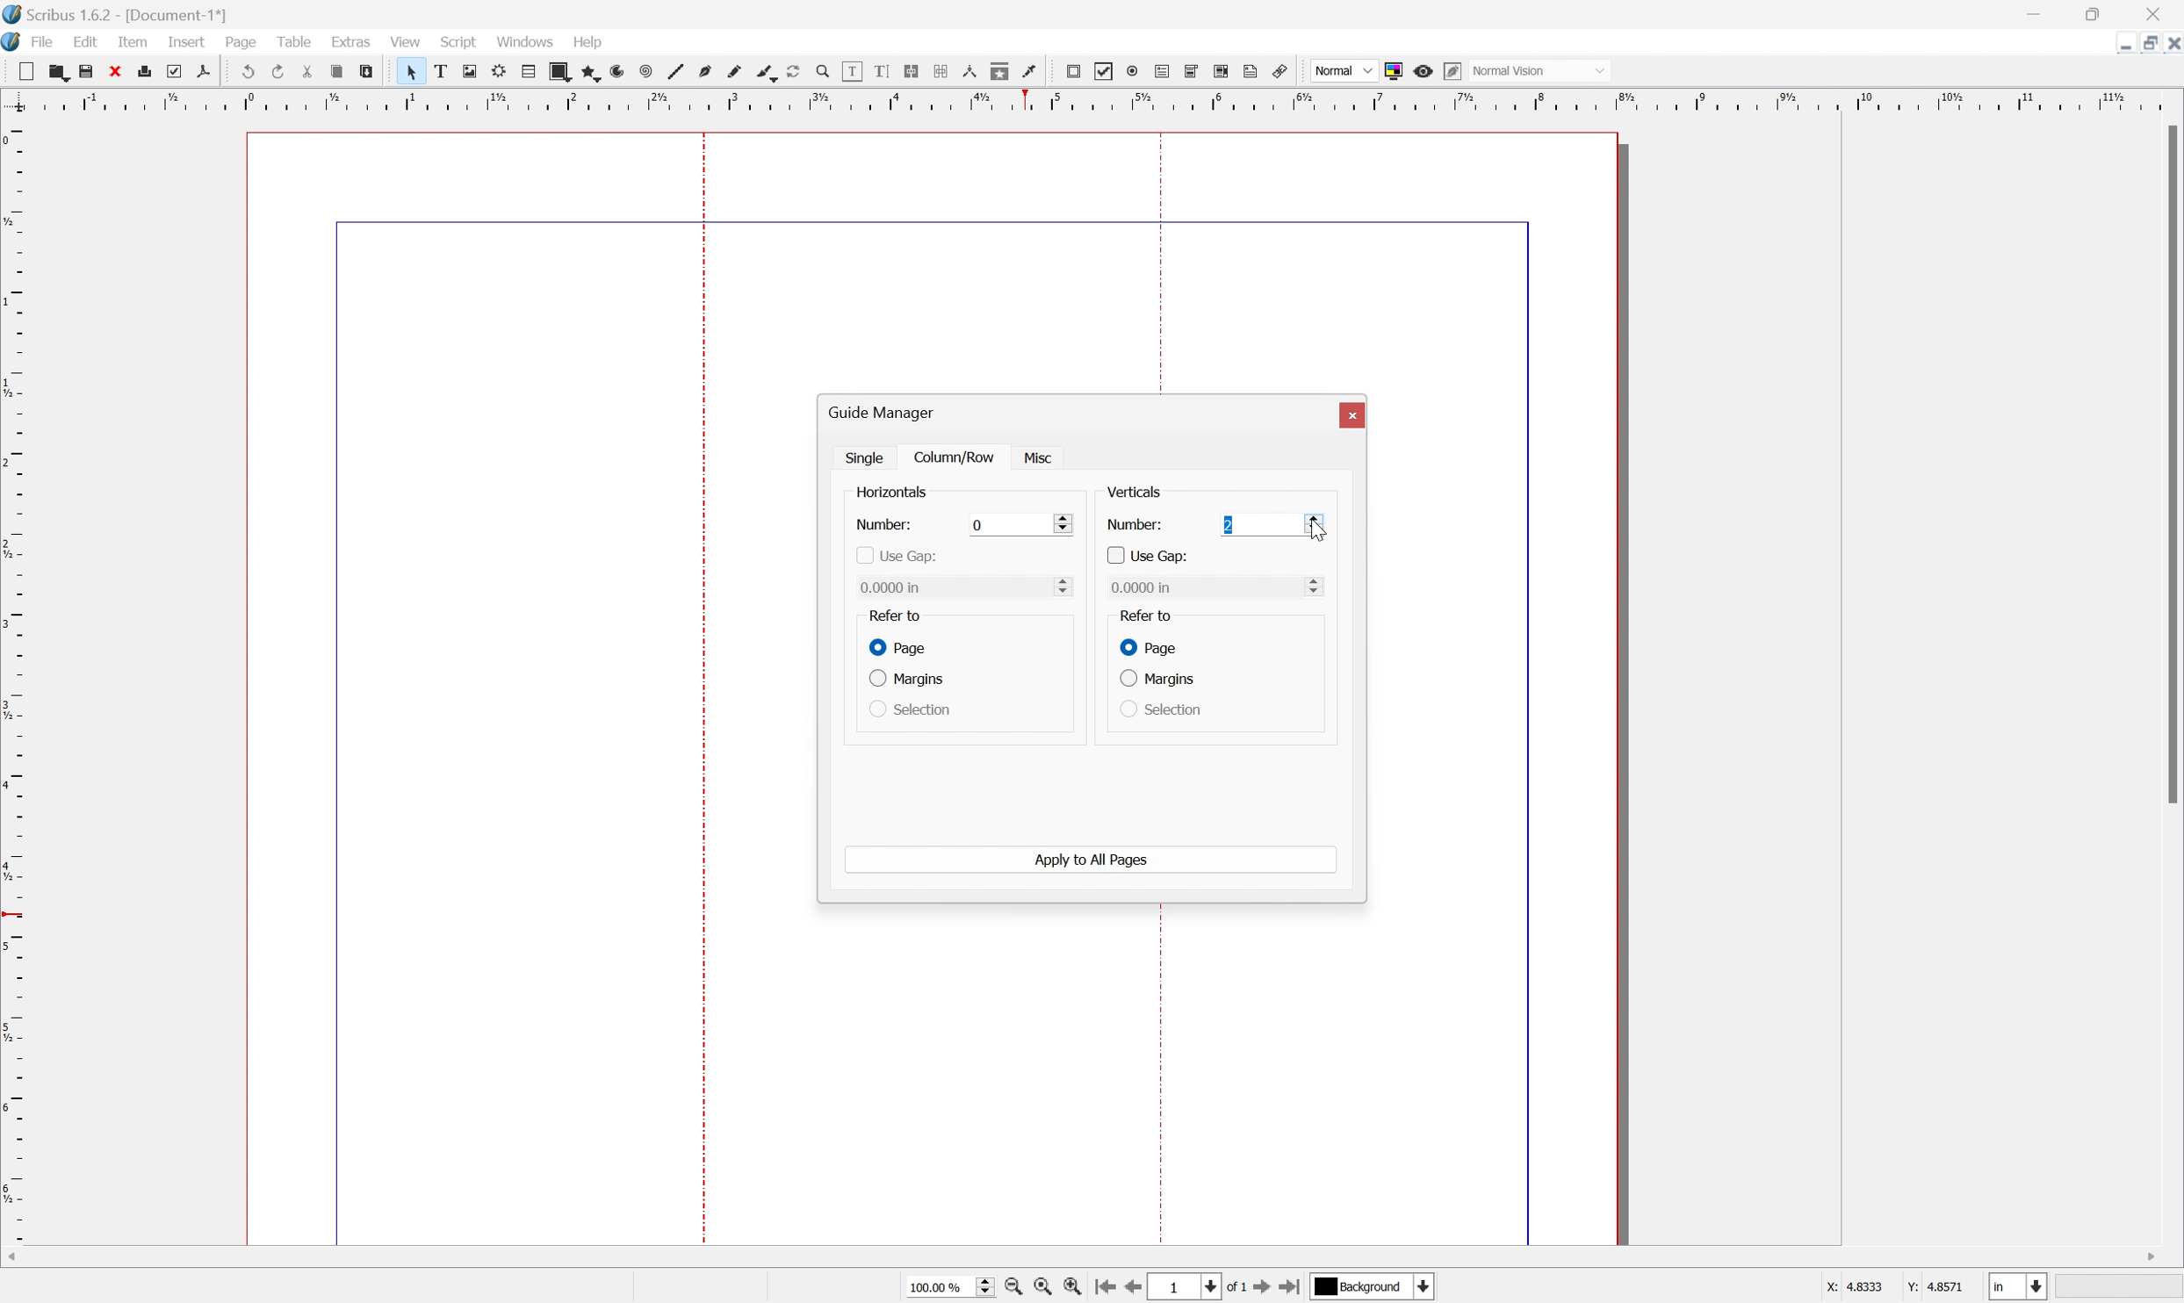 This screenshot has width=2184, height=1303. Describe the element at coordinates (204, 73) in the screenshot. I see `export directly as PDF` at that location.